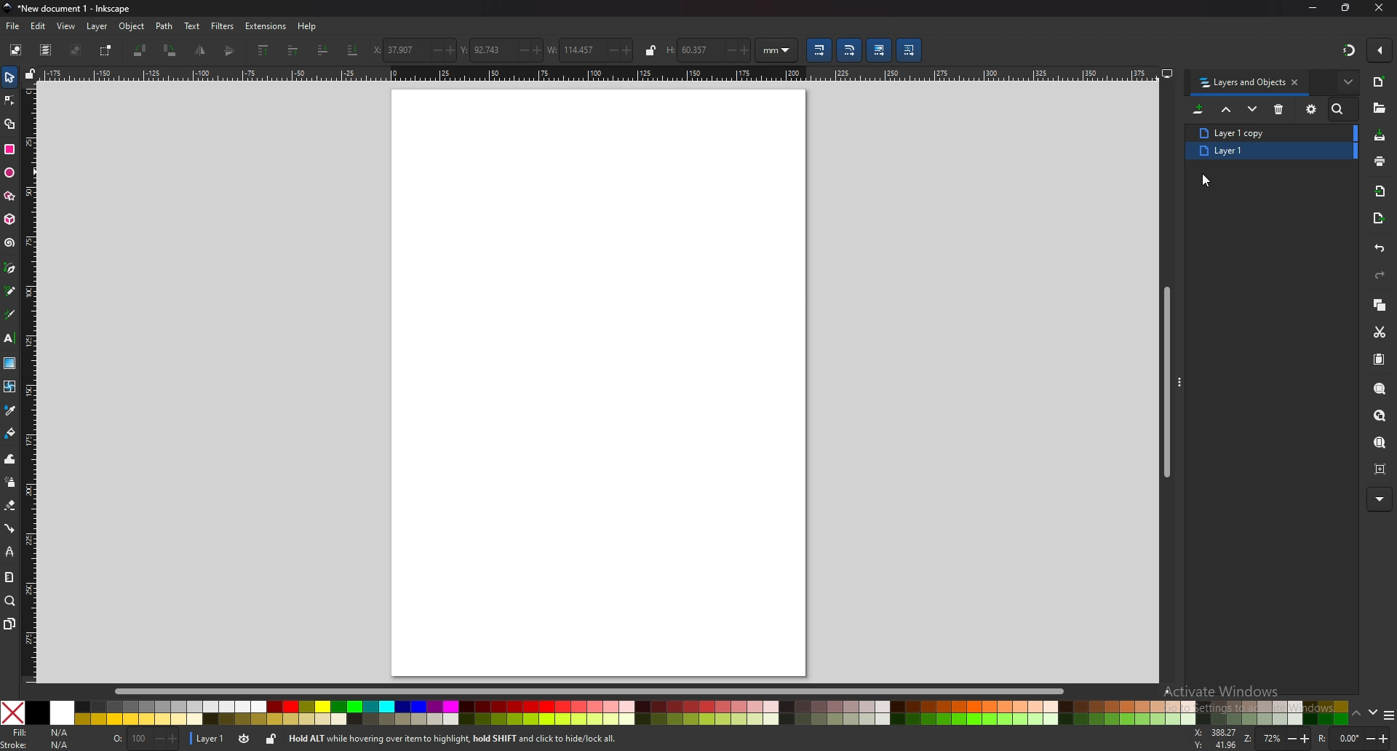  I want to click on increase, so click(536, 49).